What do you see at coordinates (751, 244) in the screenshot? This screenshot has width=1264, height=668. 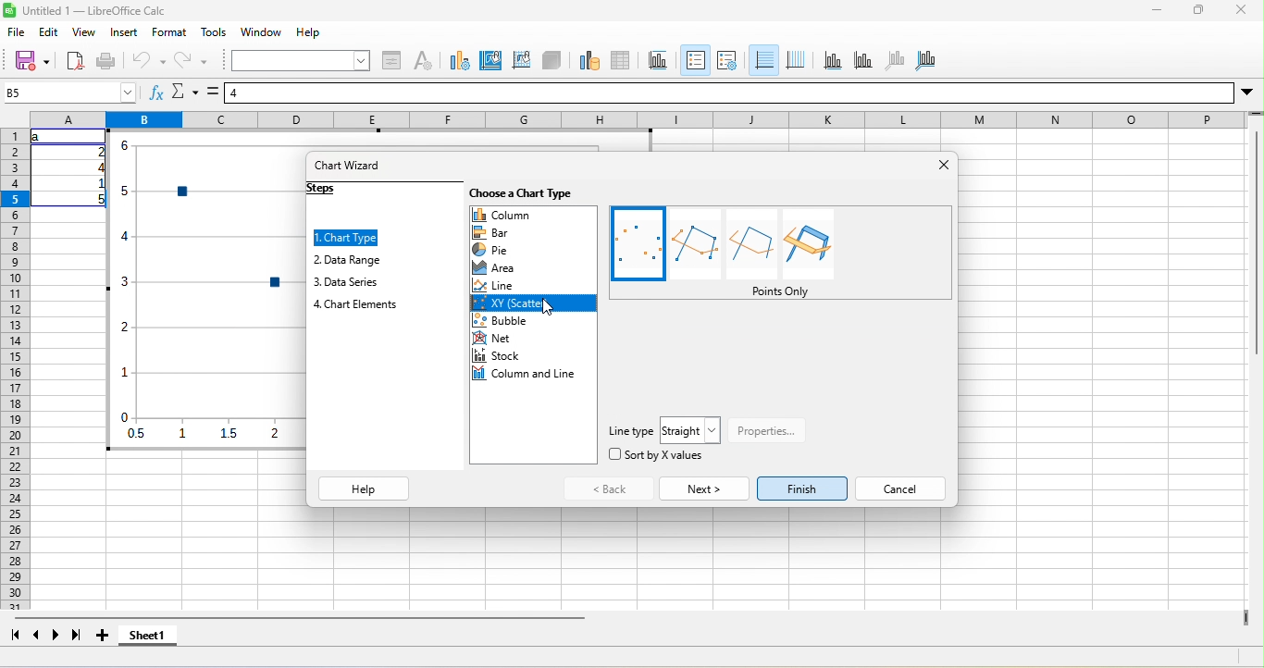 I see `lines only` at bounding box center [751, 244].